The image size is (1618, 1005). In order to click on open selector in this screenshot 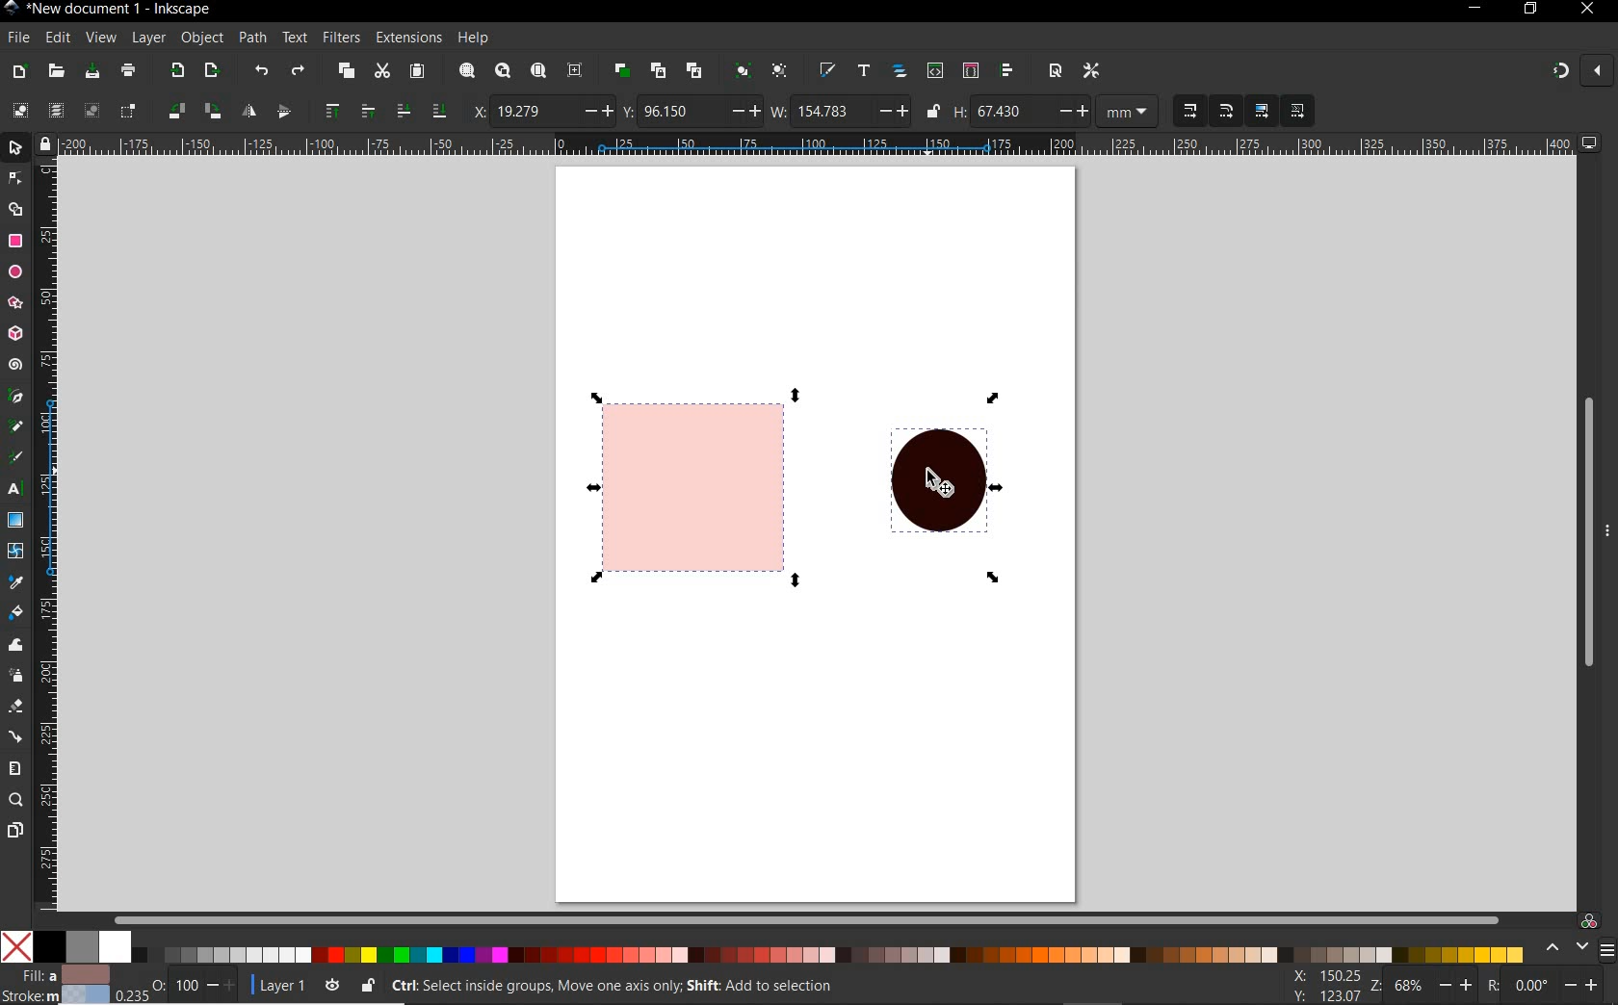, I will do `click(970, 70)`.